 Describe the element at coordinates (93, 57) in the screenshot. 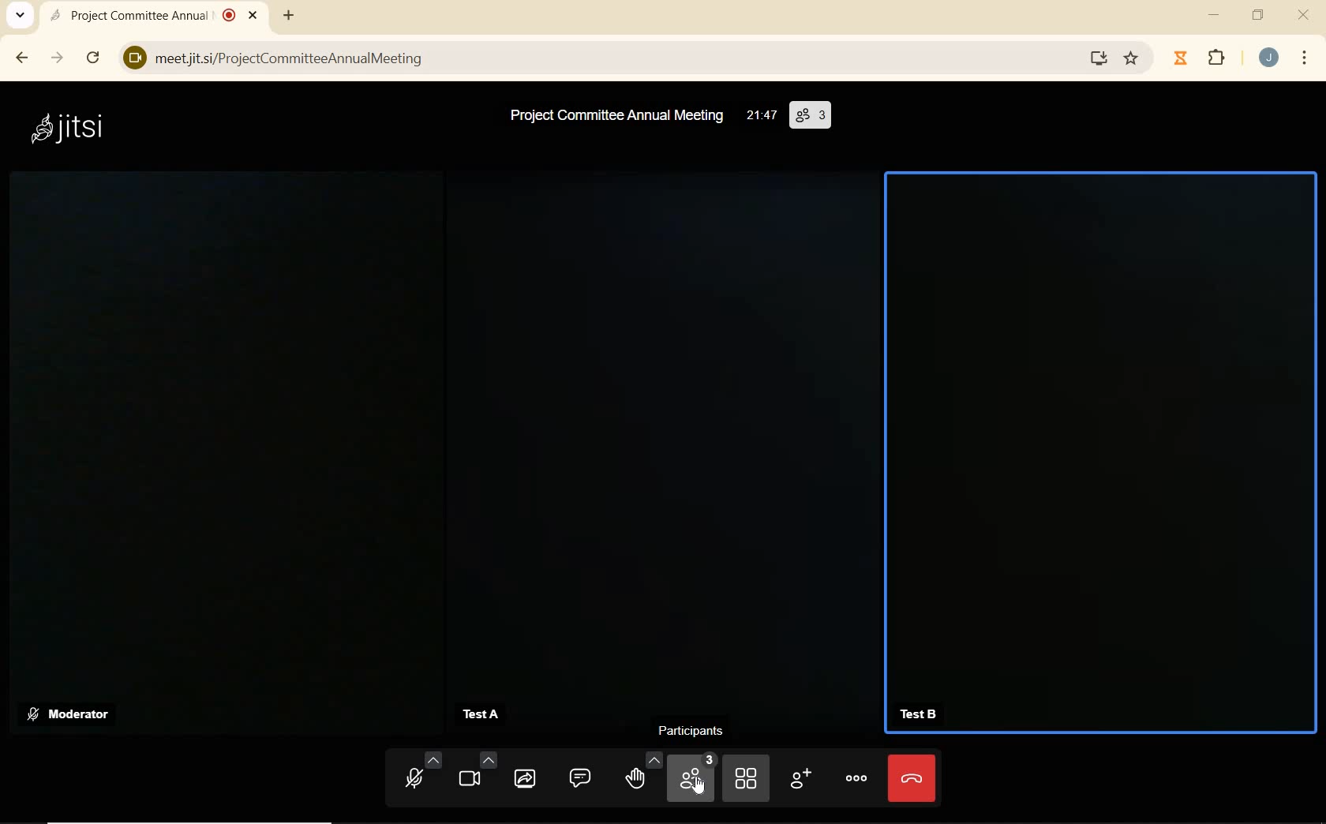

I see `RELOAD` at that location.